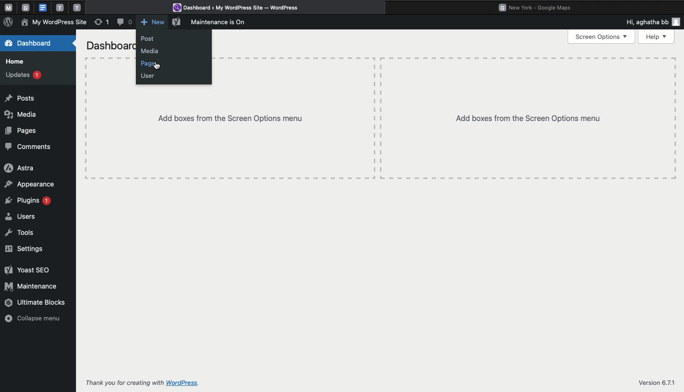  What do you see at coordinates (657, 37) in the screenshot?
I see `Help` at bounding box center [657, 37].